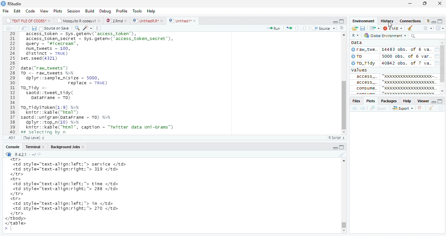 Image resolution: width=446 pixels, height=236 pixels. I want to click on remove viewer, so click(421, 108).